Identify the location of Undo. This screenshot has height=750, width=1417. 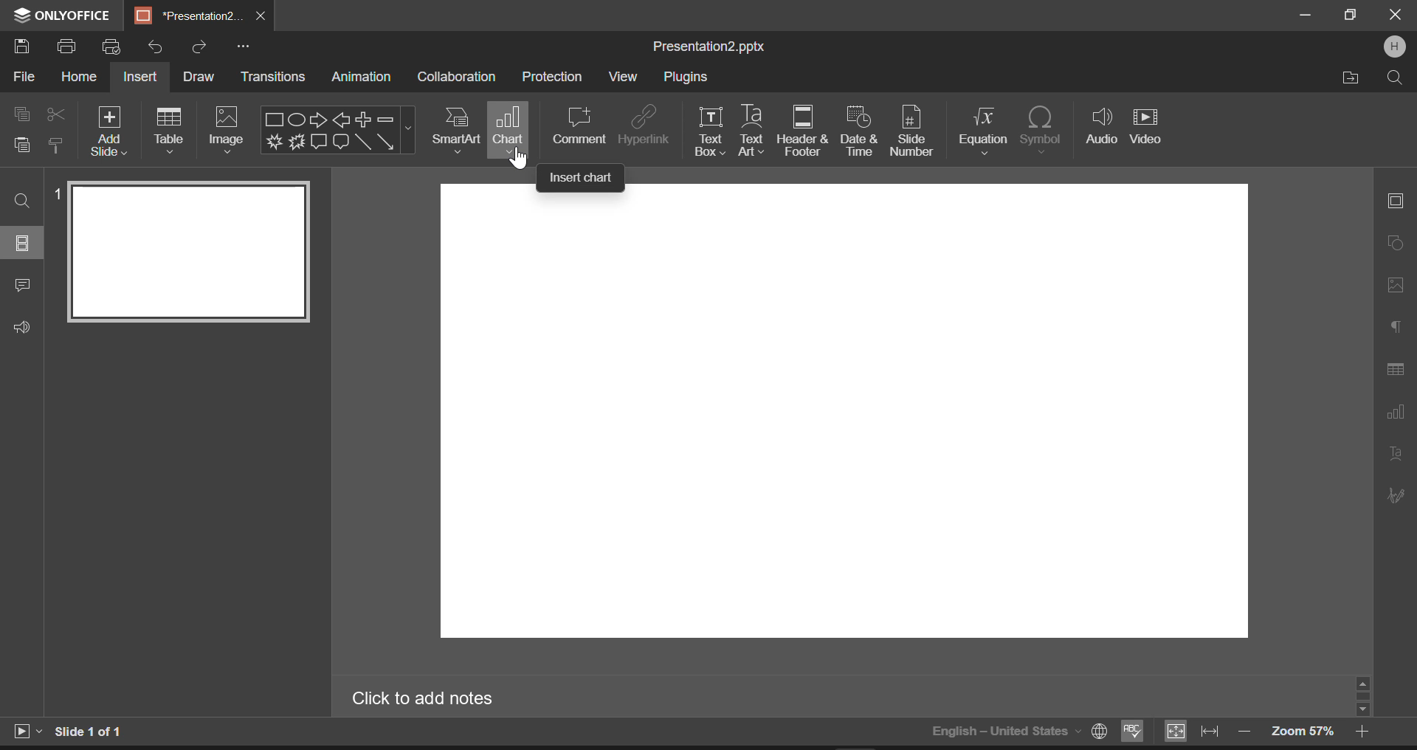
(156, 44).